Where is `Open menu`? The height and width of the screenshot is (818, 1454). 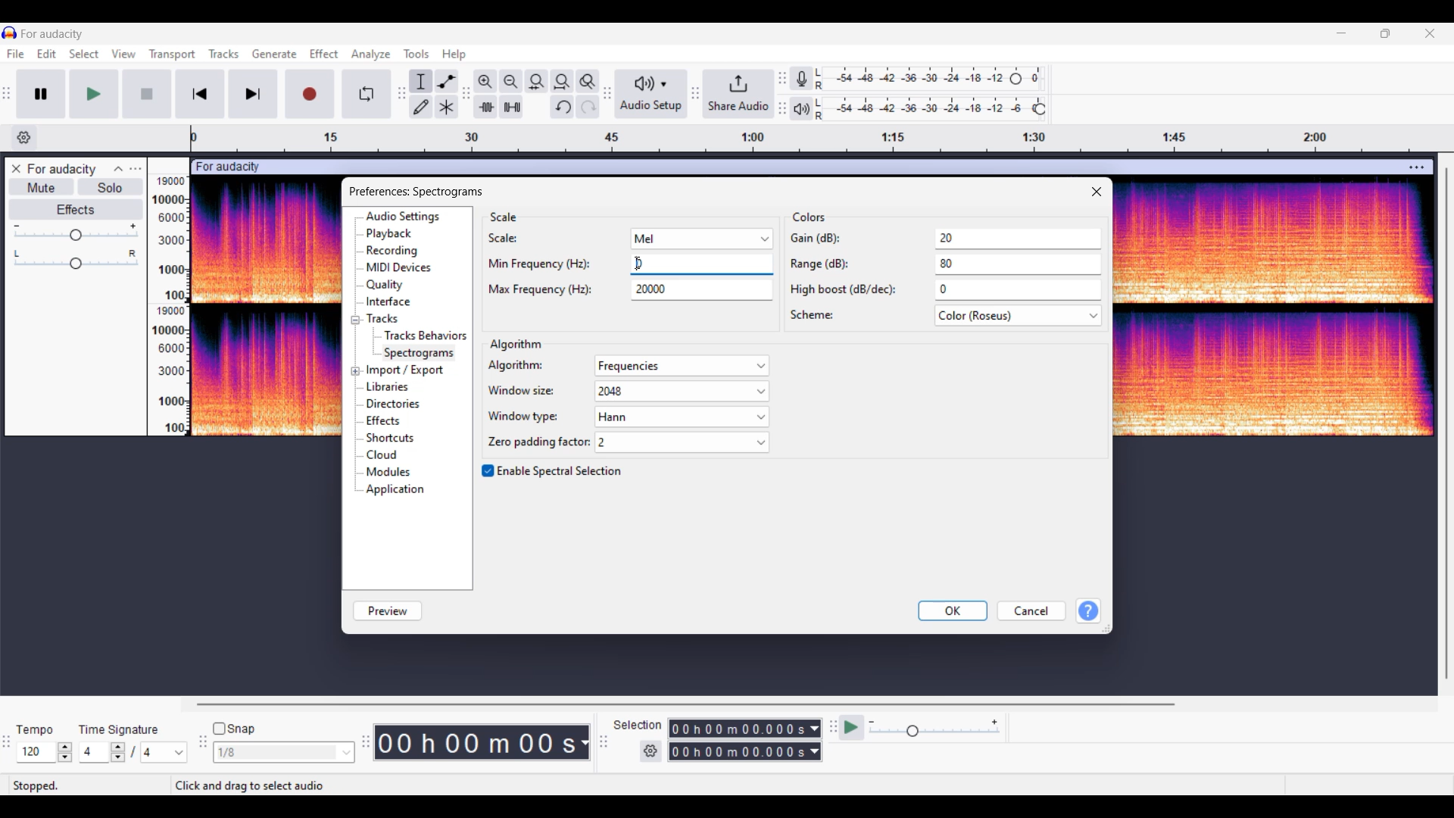
Open menu is located at coordinates (136, 169).